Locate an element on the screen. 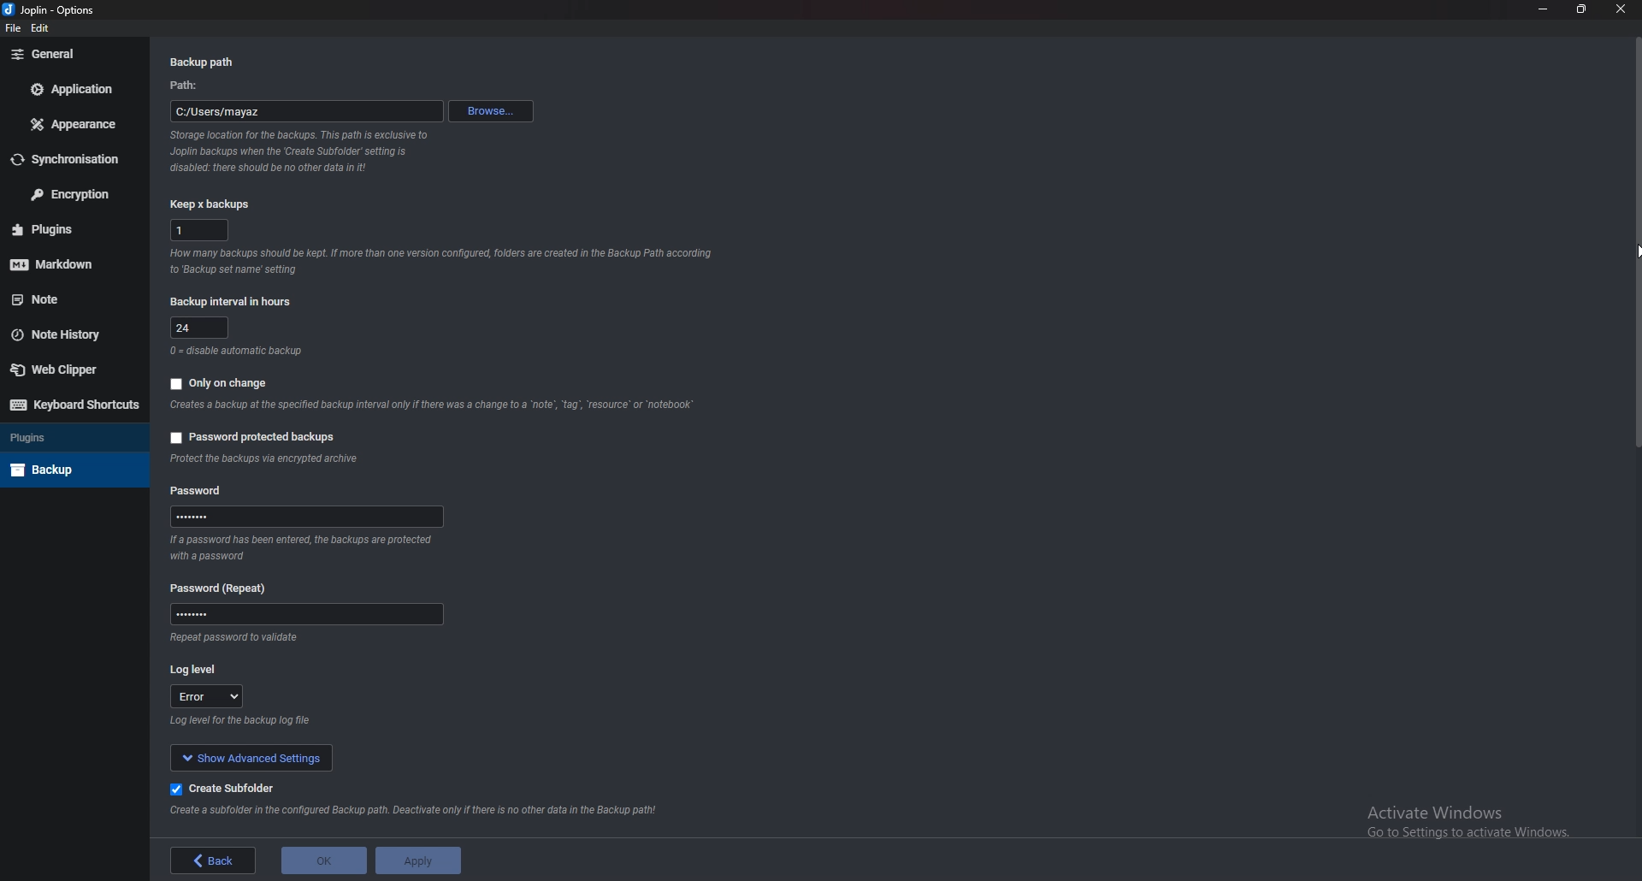 This screenshot has width=1642, height=881. Note history is located at coordinates (67, 334).